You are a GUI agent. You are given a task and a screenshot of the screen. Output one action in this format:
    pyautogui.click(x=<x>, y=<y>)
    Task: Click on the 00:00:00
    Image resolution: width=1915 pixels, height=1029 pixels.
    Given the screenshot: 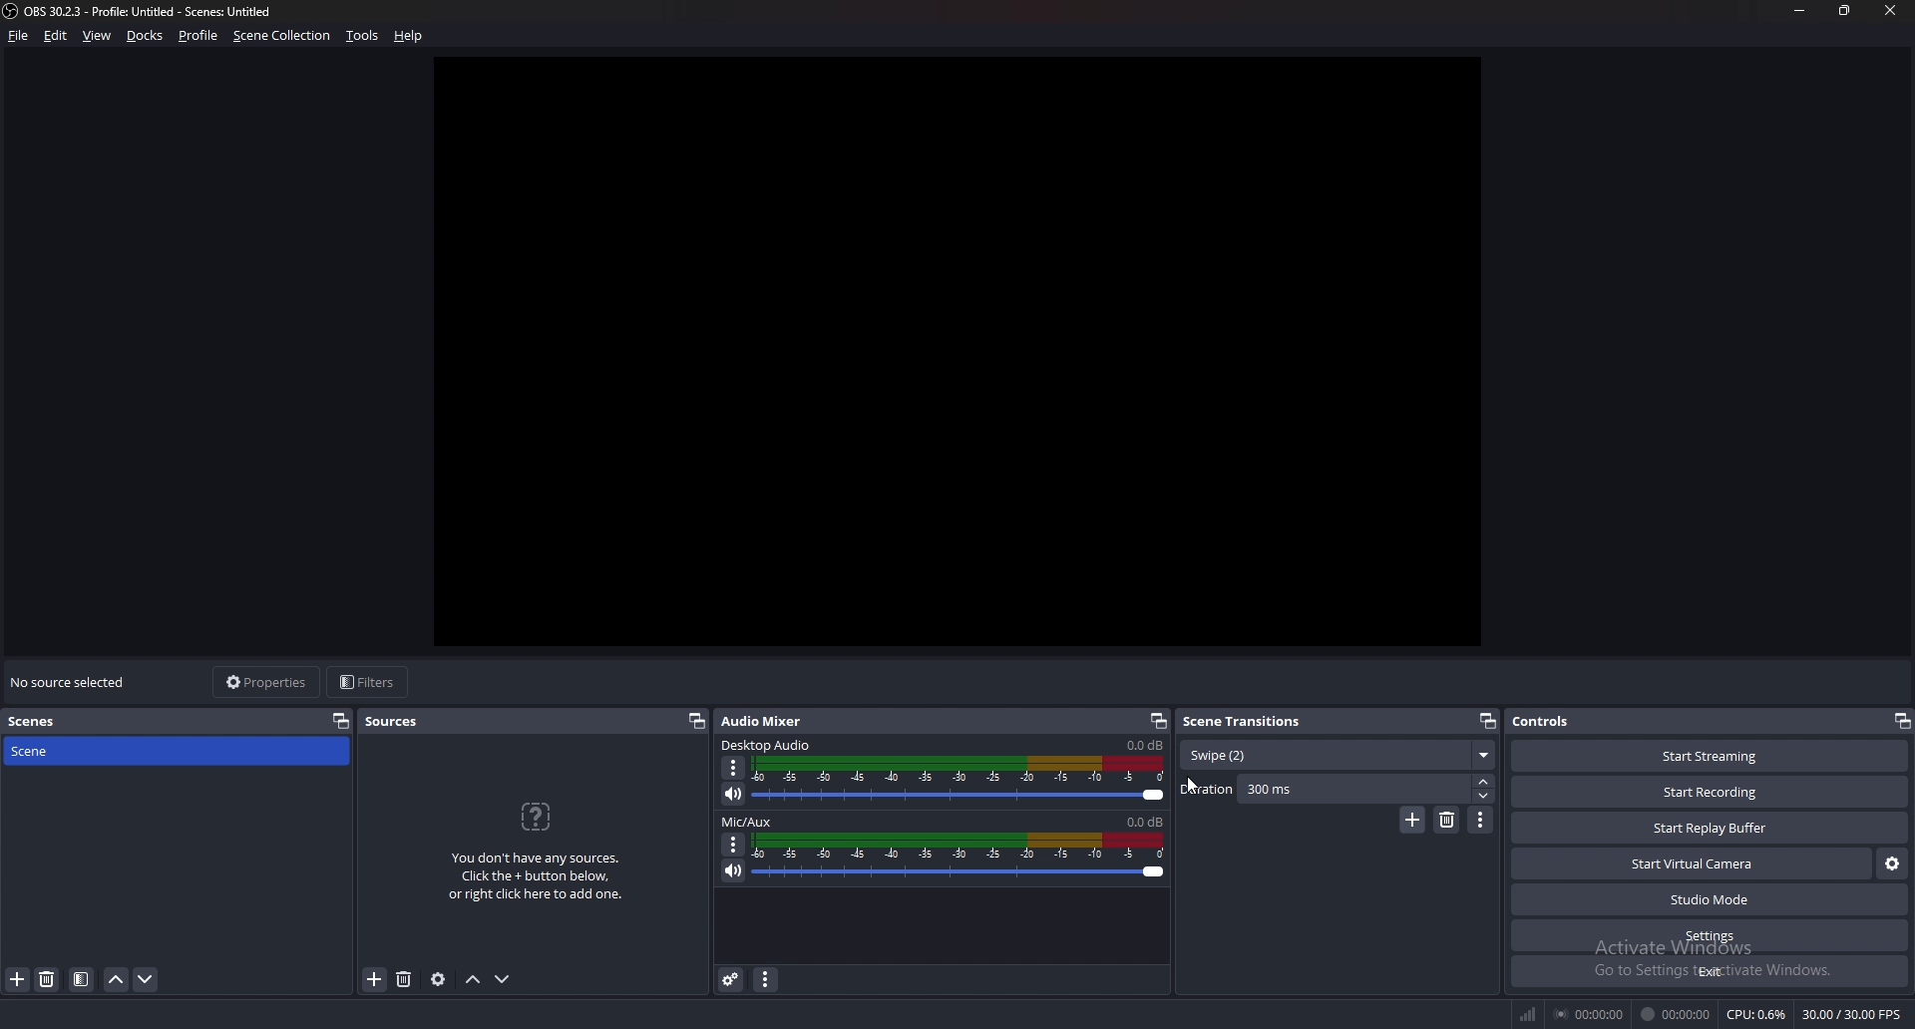 What is the action you would take?
    pyautogui.click(x=1676, y=1015)
    